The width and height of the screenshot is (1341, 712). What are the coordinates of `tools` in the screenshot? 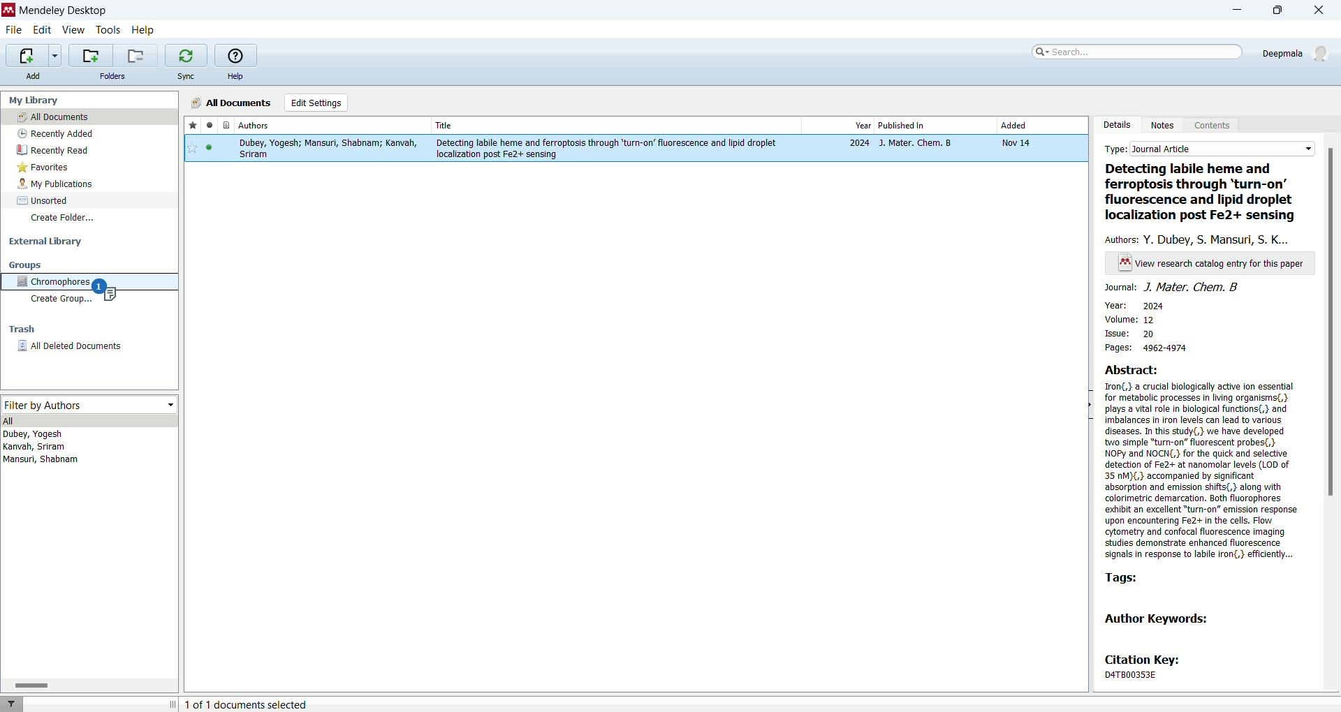 It's located at (108, 29).